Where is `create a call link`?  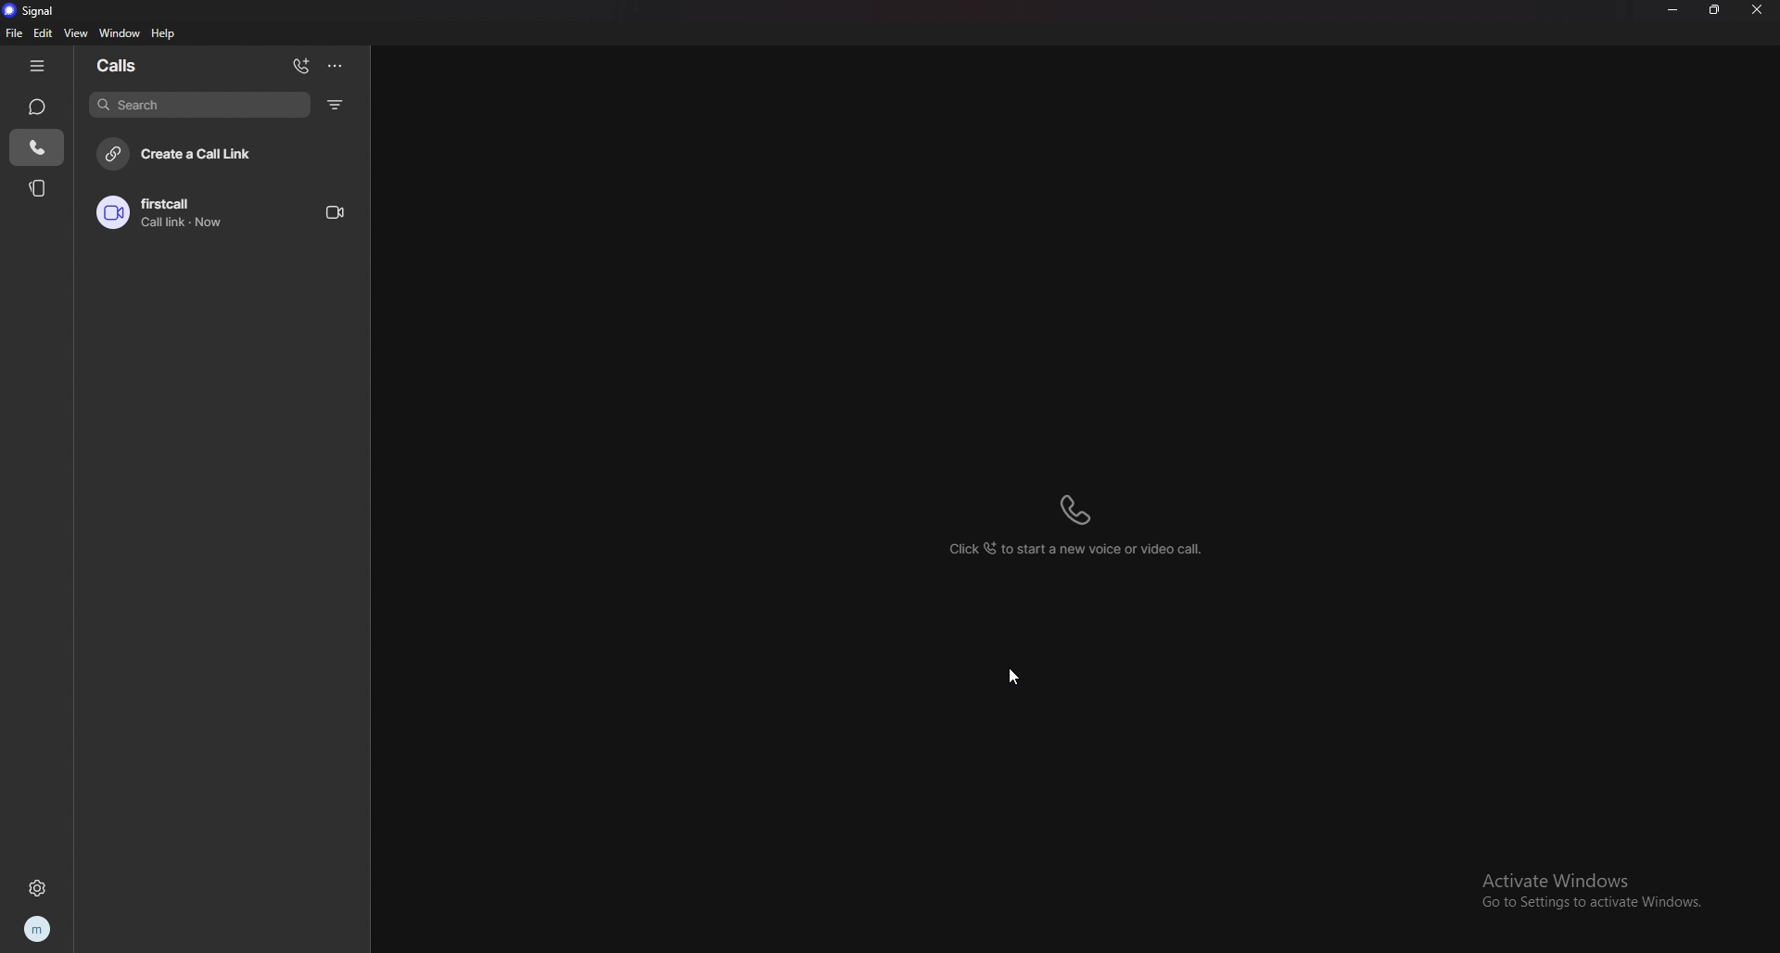 create a call link is located at coordinates (228, 152).